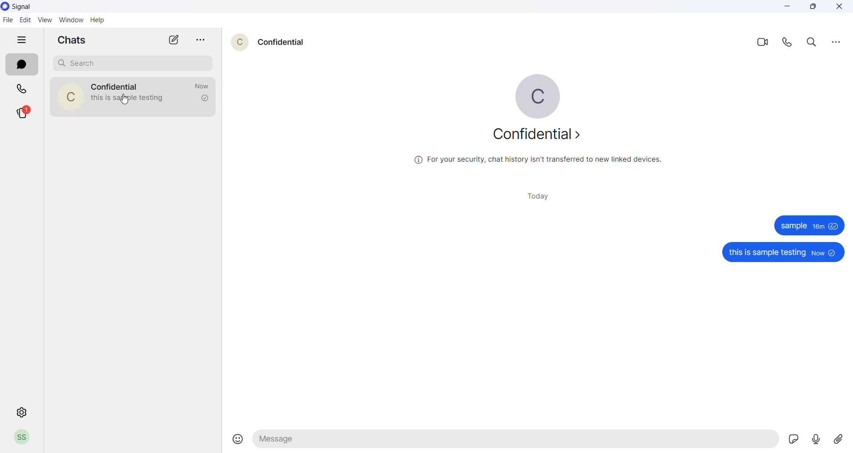 The width and height of the screenshot is (853, 453). I want to click on cursor, so click(127, 101).